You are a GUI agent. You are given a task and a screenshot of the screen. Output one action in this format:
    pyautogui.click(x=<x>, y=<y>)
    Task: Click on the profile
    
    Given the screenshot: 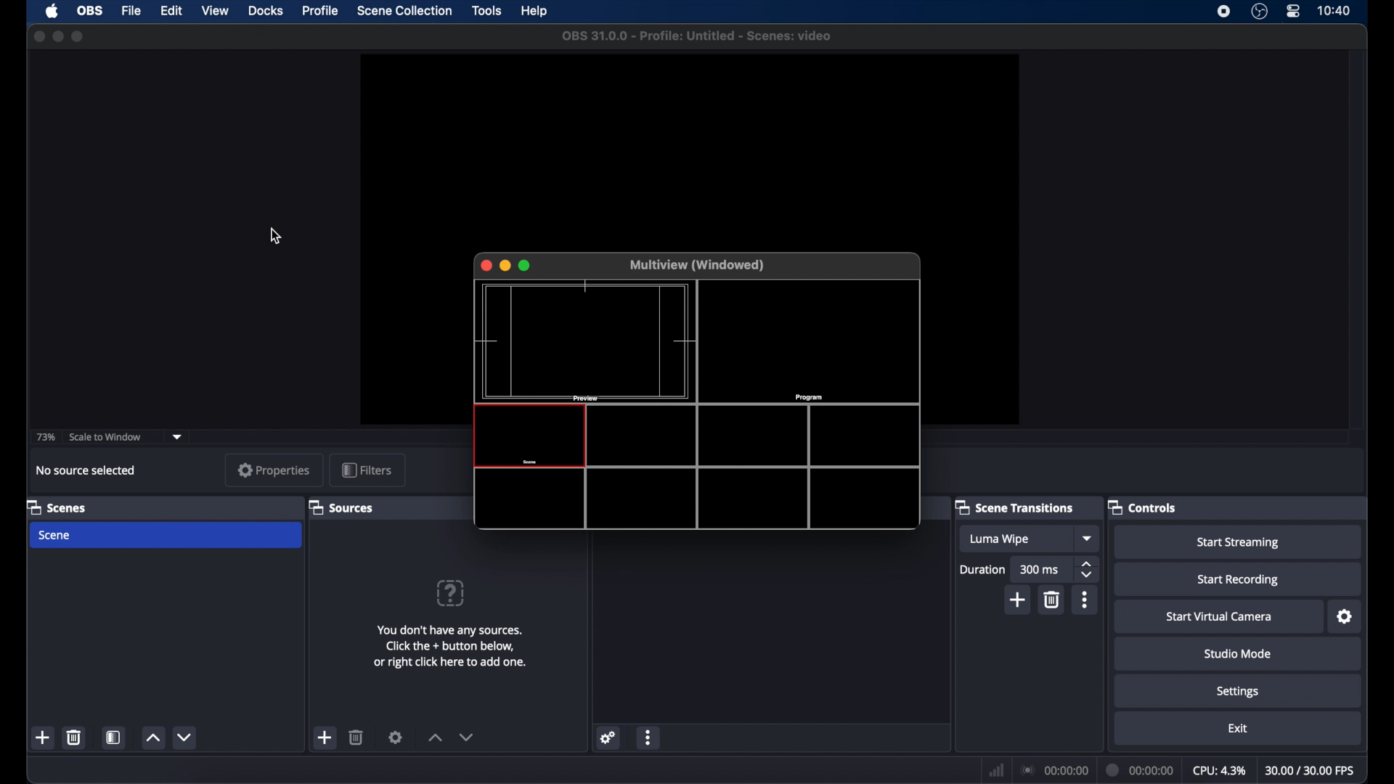 What is the action you would take?
    pyautogui.click(x=322, y=10)
    